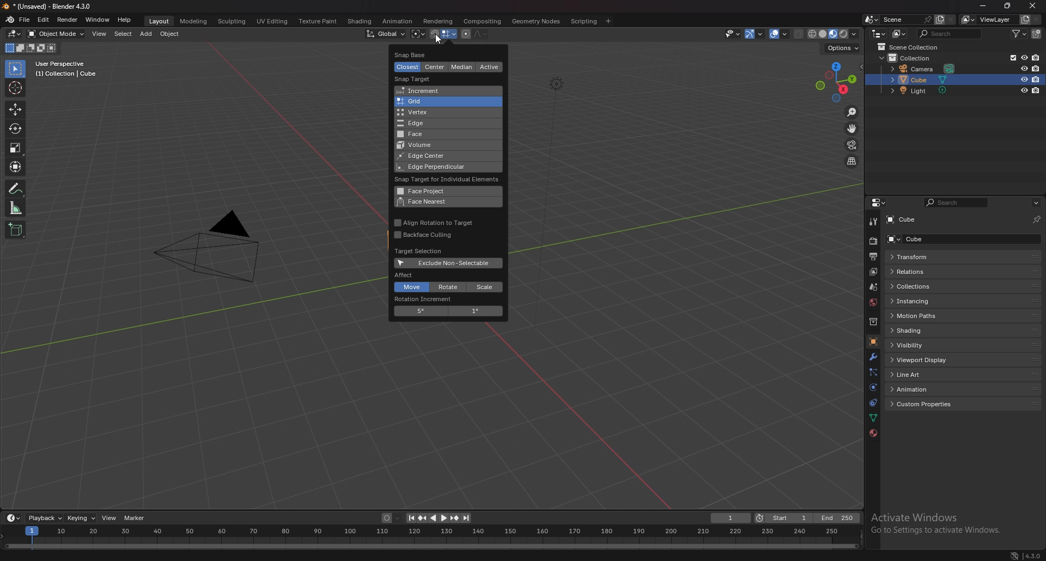  I want to click on render, so click(67, 20).